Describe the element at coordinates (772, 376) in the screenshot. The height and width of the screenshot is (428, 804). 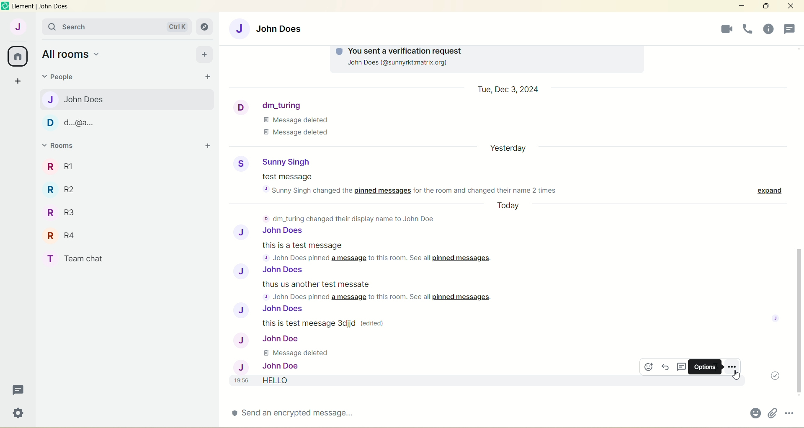
I see `message sent` at that location.